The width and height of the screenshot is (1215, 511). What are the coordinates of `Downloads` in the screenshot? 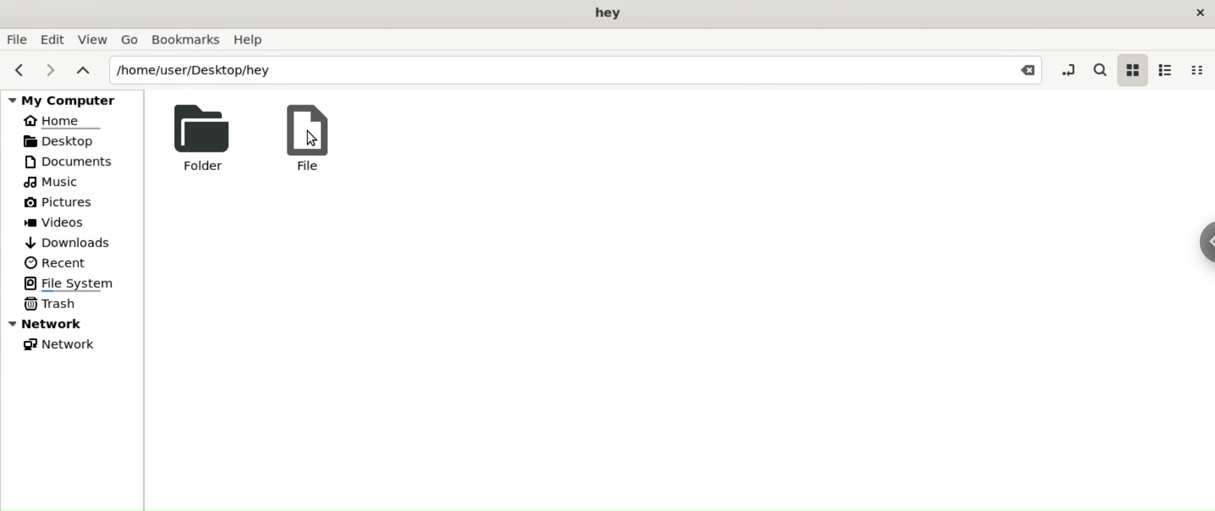 It's located at (65, 242).